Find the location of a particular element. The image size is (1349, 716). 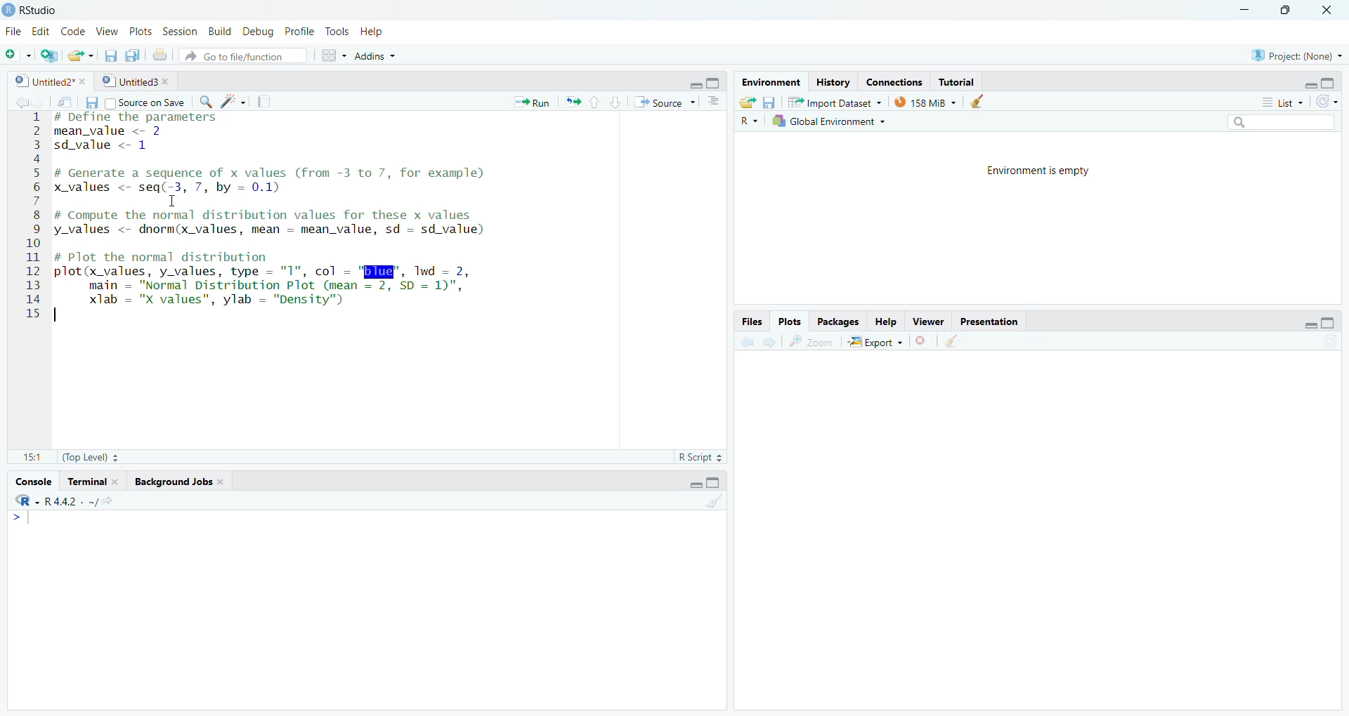

R~ is located at coordinates (750, 119).